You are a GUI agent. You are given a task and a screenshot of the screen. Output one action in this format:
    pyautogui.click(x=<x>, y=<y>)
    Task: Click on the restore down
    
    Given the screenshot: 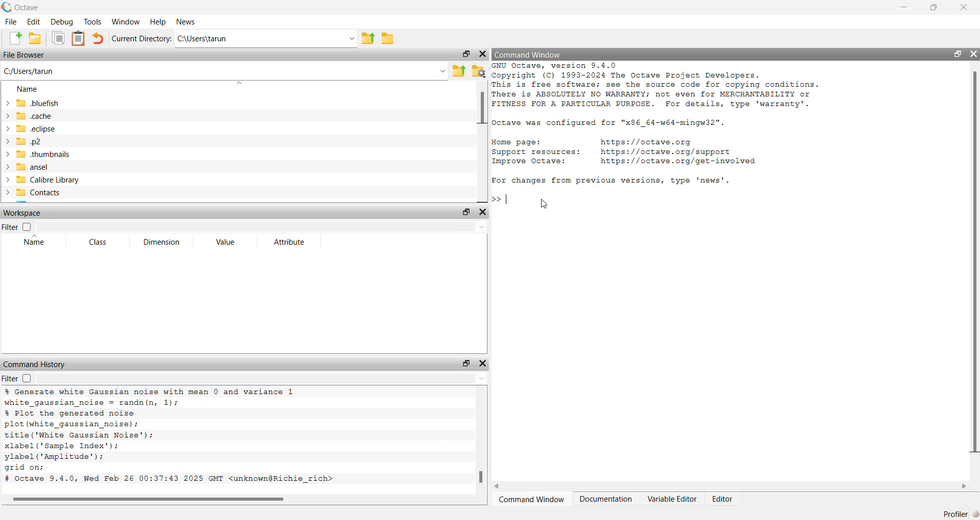 What is the action you would take?
    pyautogui.click(x=467, y=54)
    